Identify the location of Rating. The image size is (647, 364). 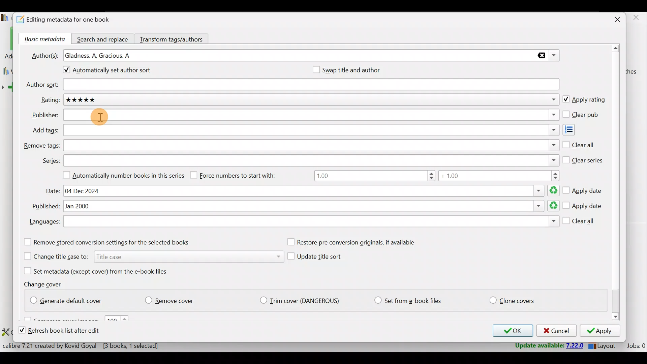
(312, 101).